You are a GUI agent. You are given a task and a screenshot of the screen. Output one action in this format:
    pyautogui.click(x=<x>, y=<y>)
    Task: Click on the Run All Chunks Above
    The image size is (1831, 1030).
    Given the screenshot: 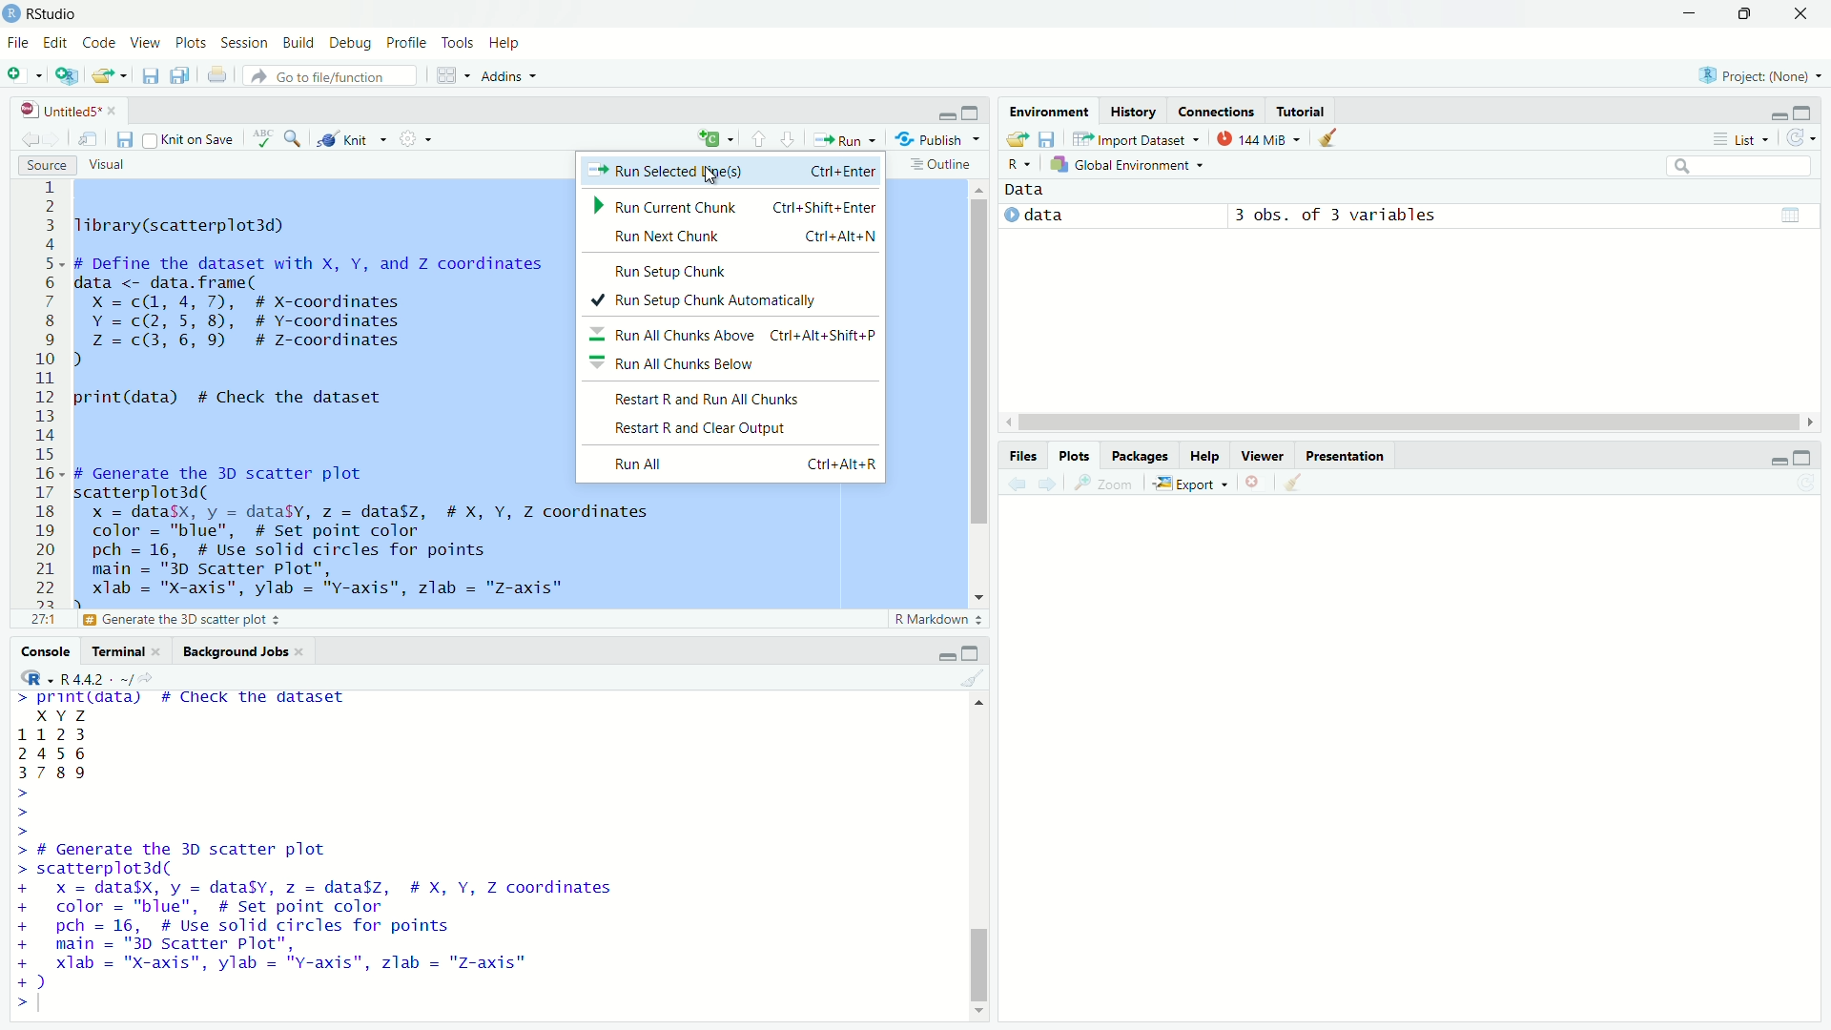 What is the action you would take?
    pyautogui.click(x=741, y=331)
    